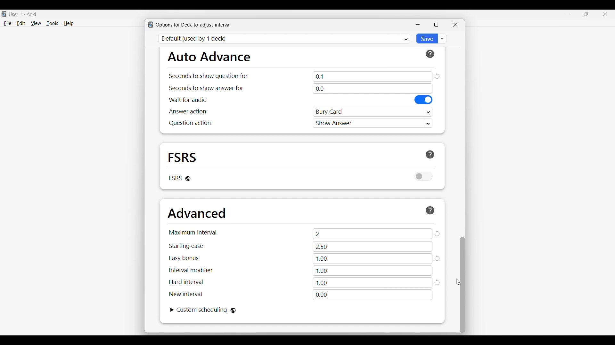 Image resolution: width=615 pixels, height=345 pixels. Describe the element at coordinates (568, 14) in the screenshot. I see `Minimize` at that location.